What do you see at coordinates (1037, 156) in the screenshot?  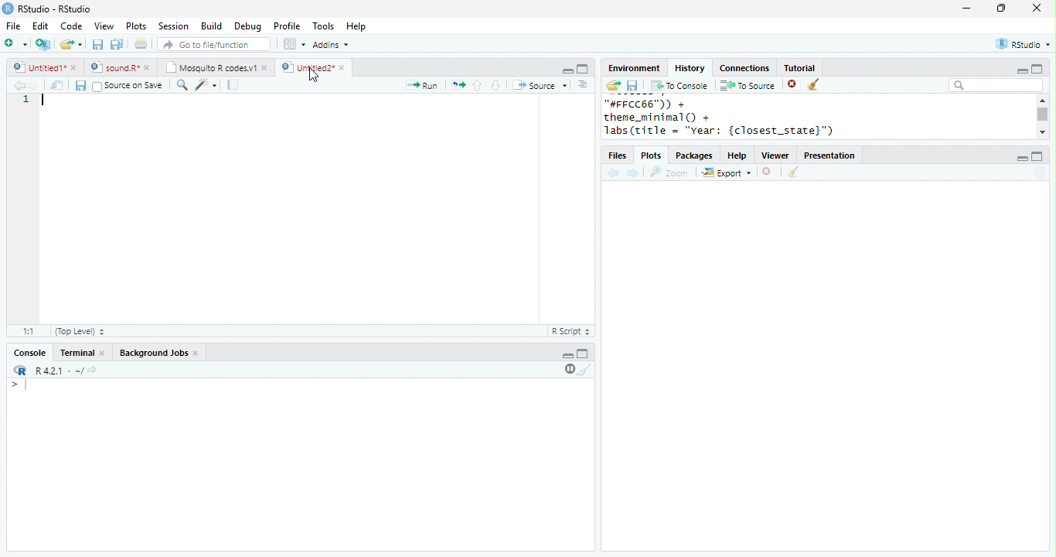 I see `maximize` at bounding box center [1037, 156].